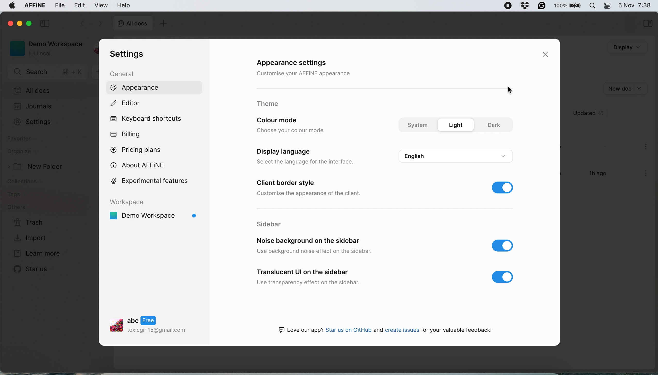  I want to click on view, so click(102, 5).